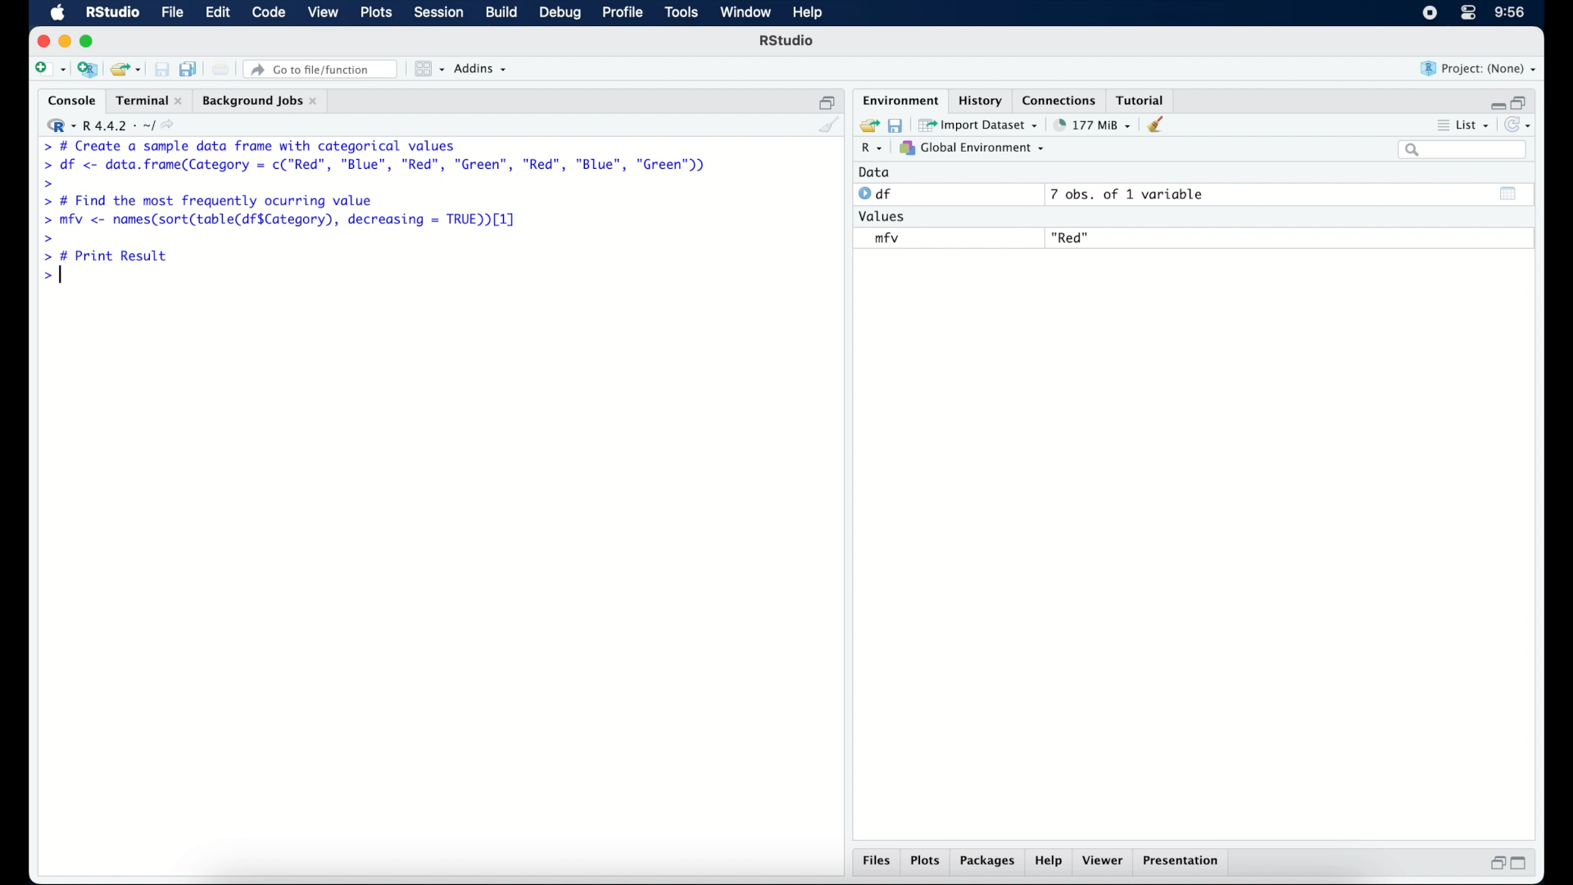 The image size is (1573, 885). I want to click on import dataset, so click(980, 124).